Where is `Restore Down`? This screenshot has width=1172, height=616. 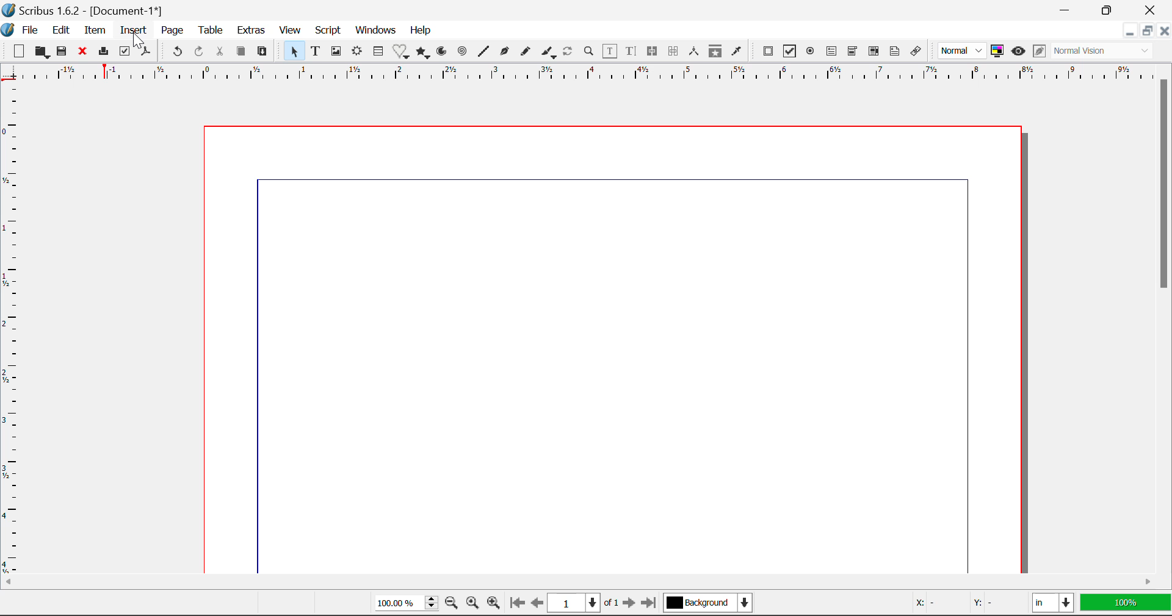
Restore Down is located at coordinates (1131, 32).